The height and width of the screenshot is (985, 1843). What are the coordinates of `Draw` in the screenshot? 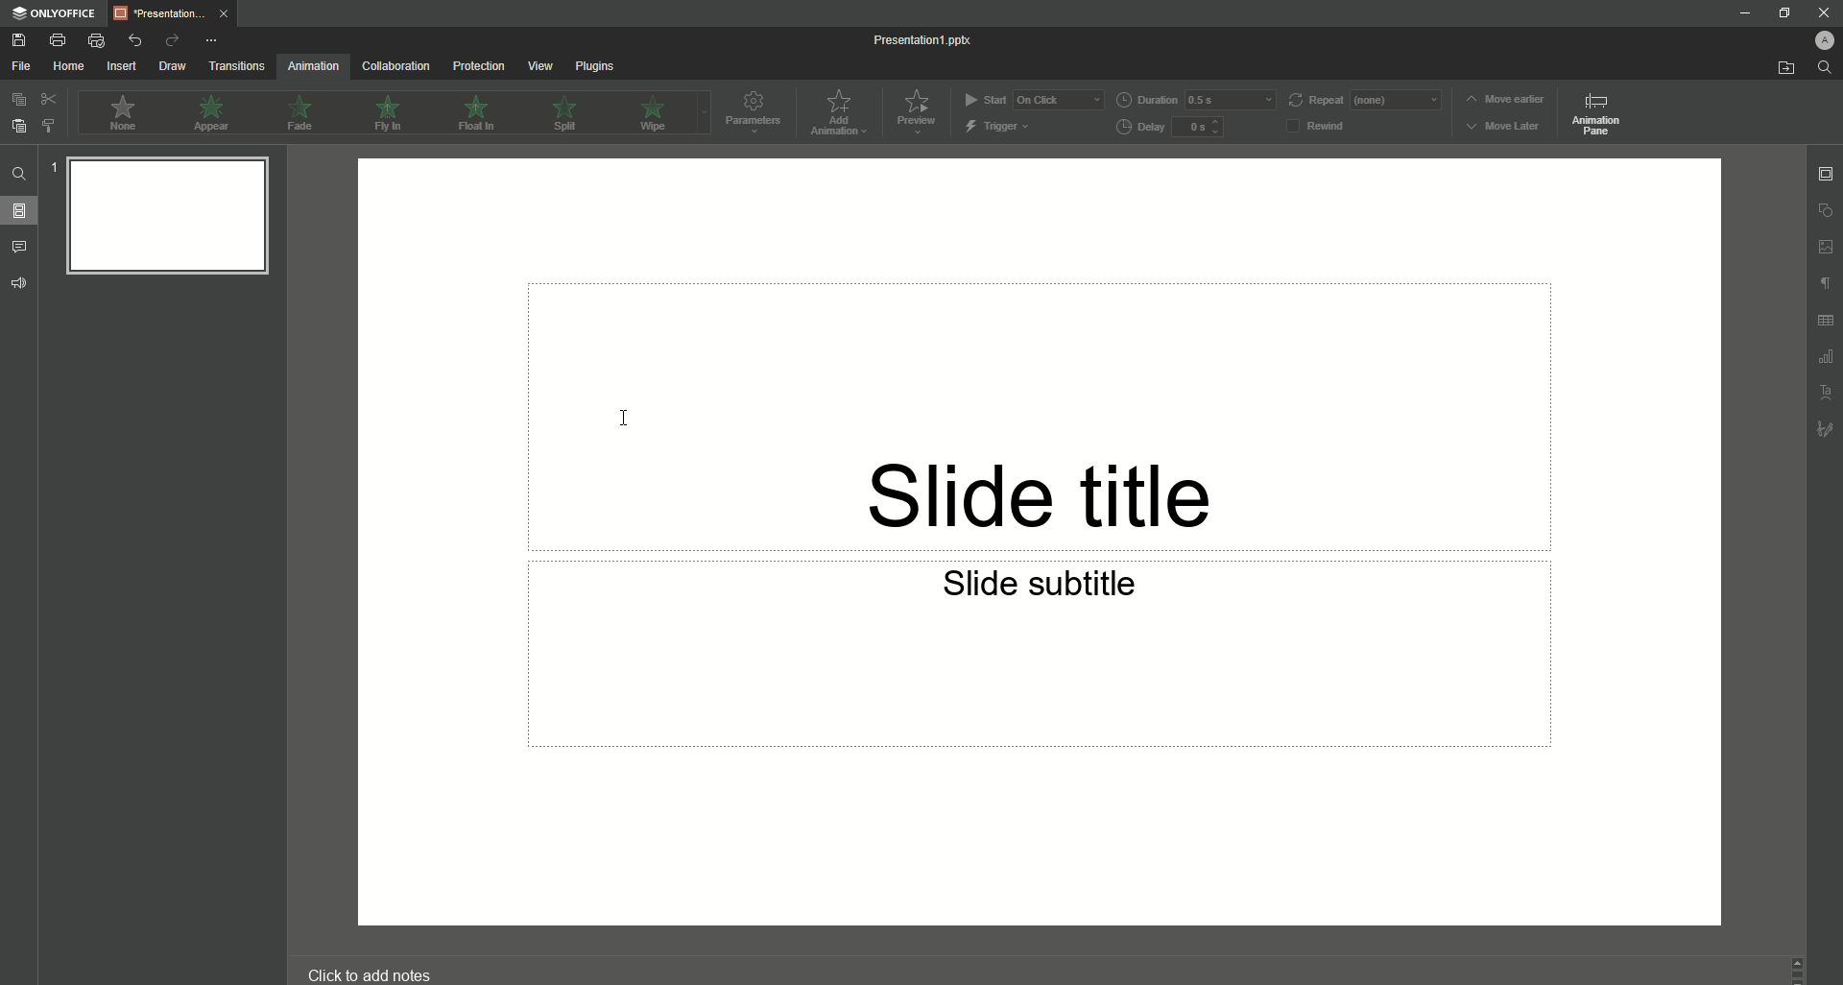 It's located at (169, 67).